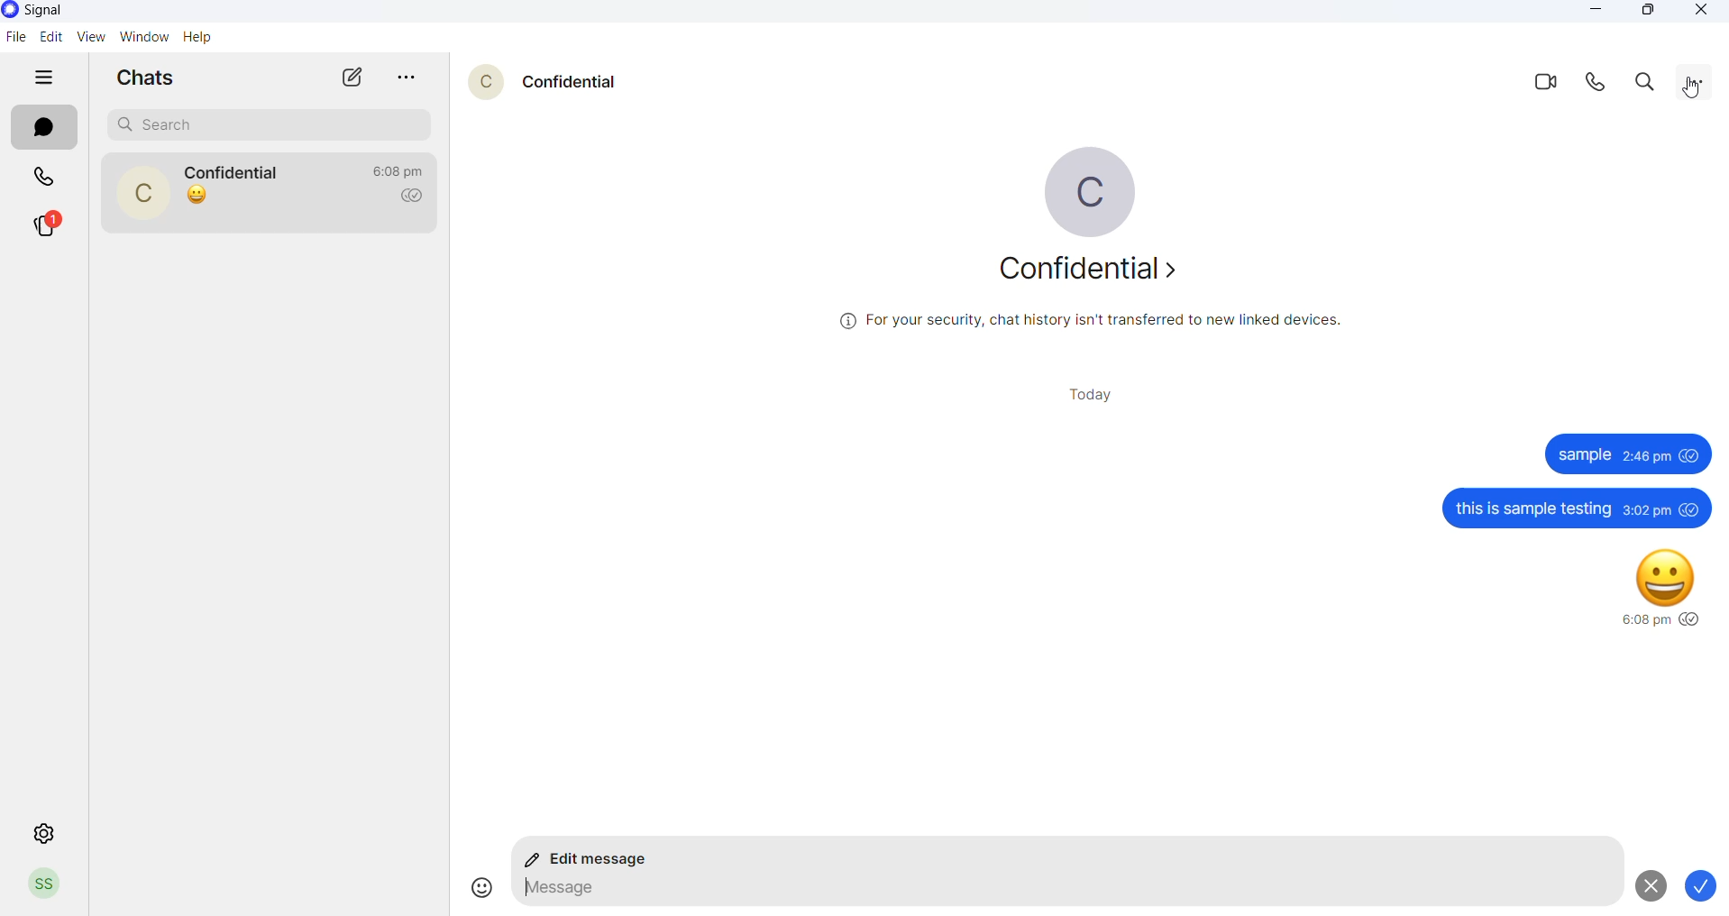 This screenshot has width=1729, height=916. What do you see at coordinates (1532, 508) in the screenshot?
I see `this is a sample testing` at bounding box center [1532, 508].